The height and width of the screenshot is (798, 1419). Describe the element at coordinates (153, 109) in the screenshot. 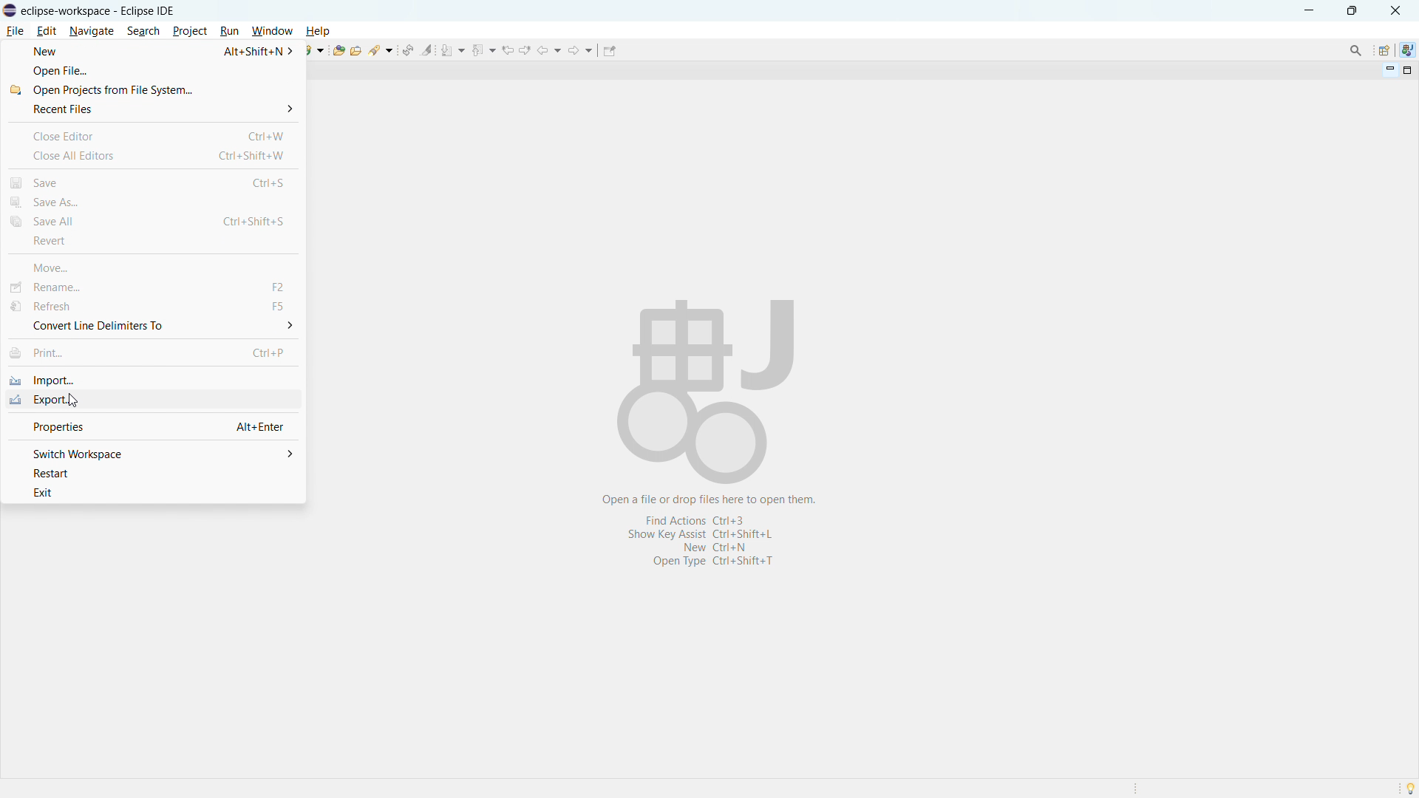

I see `recent files` at that location.